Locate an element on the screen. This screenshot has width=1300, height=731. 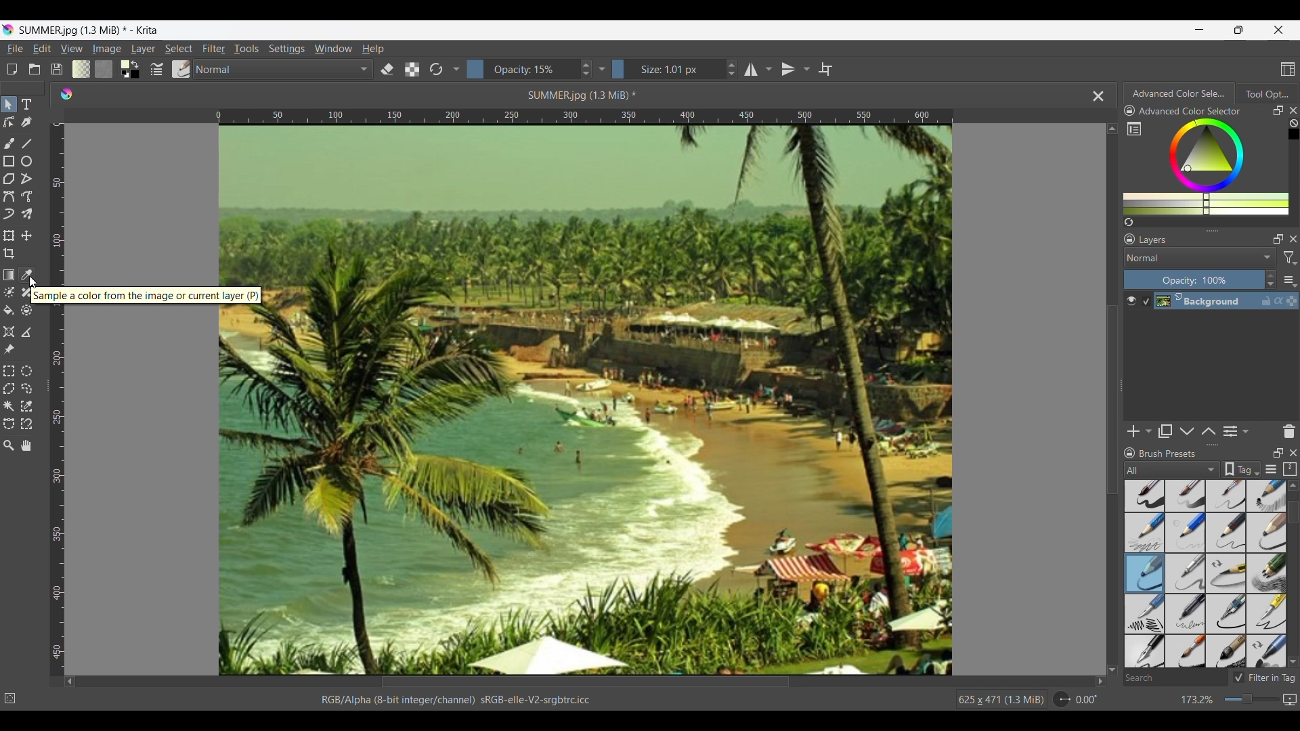
Increase/Decrease size is located at coordinates (732, 69).